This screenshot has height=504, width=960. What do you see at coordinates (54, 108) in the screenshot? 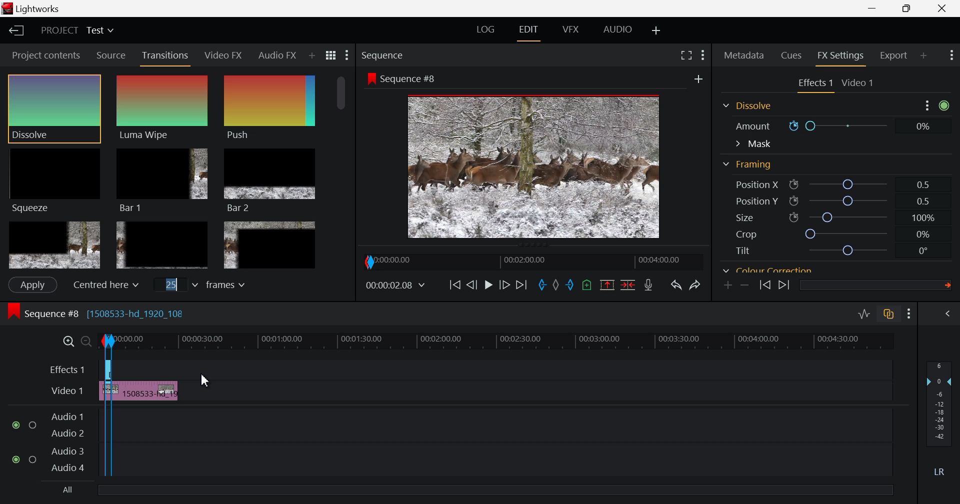
I see `Cursor MOUSE_DOWN on Dissolve` at bounding box center [54, 108].